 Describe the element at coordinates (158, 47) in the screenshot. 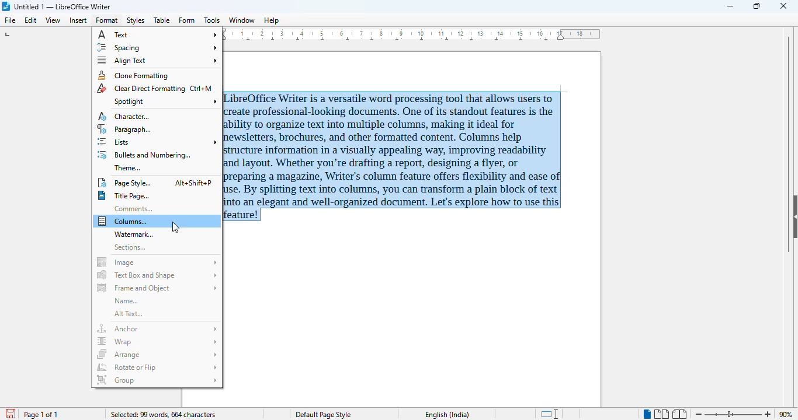

I see `spacing` at that location.